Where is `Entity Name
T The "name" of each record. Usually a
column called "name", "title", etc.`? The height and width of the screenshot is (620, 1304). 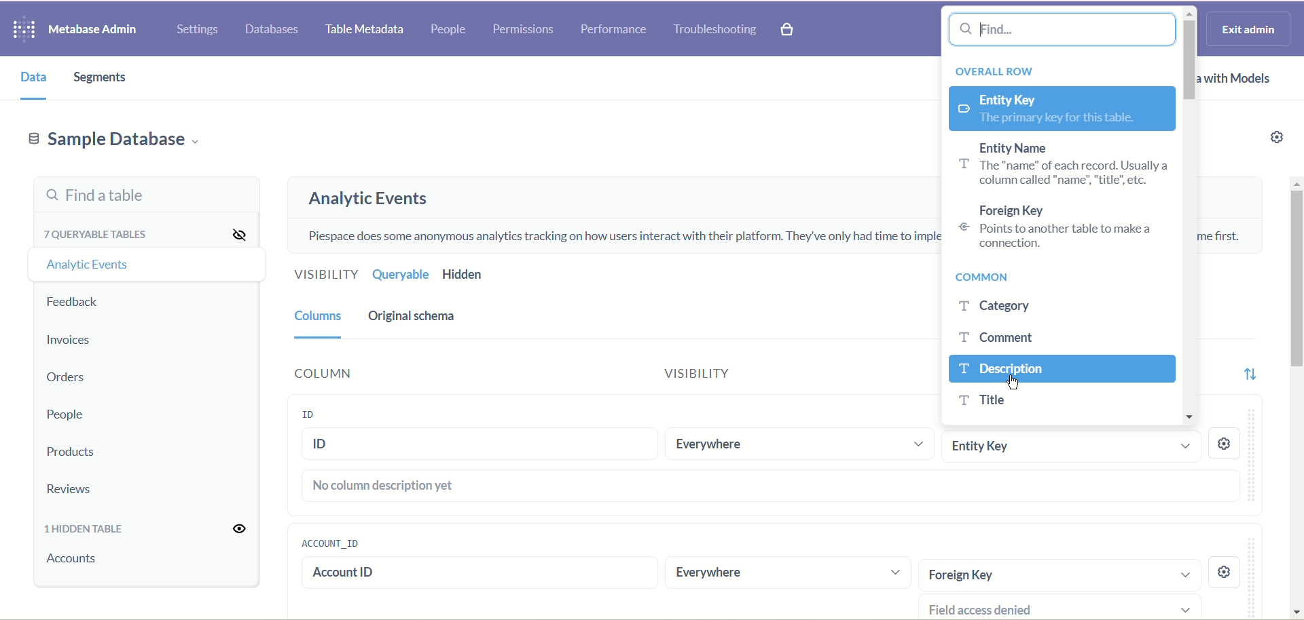
Entity Name
T The "name" of each record. Usually a
column called "name", "title", etc. is located at coordinates (1057, 165).